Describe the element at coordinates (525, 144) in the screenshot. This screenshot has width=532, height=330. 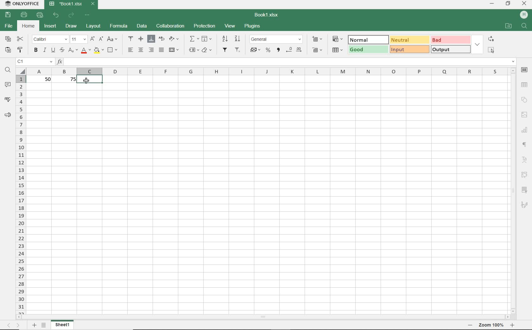
I see `paragraph settings` at that location.